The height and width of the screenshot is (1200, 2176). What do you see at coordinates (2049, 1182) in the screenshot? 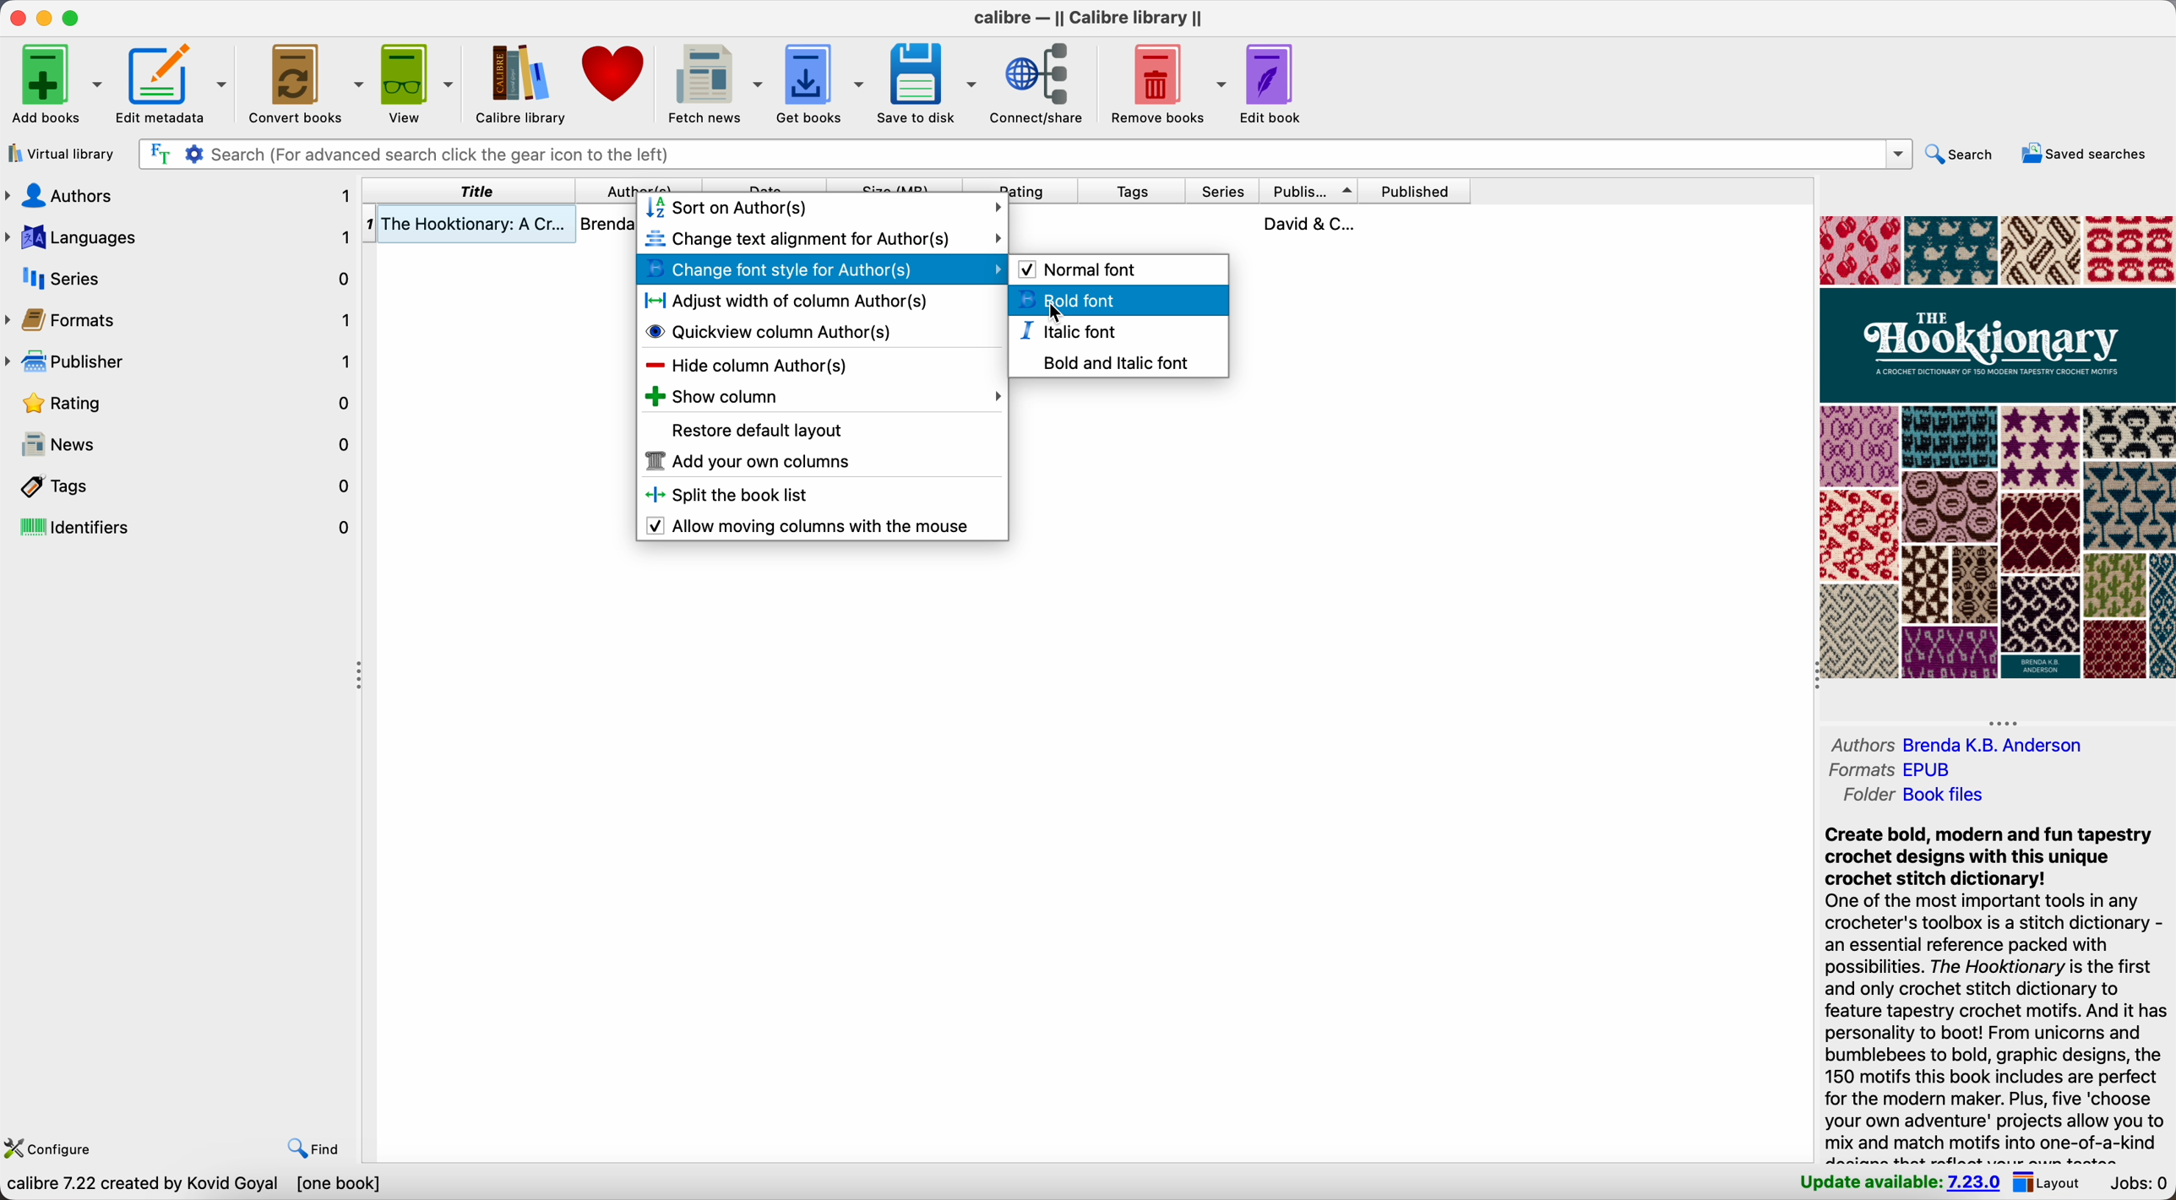
I see `layout` at bounding box center [2049, 1182].